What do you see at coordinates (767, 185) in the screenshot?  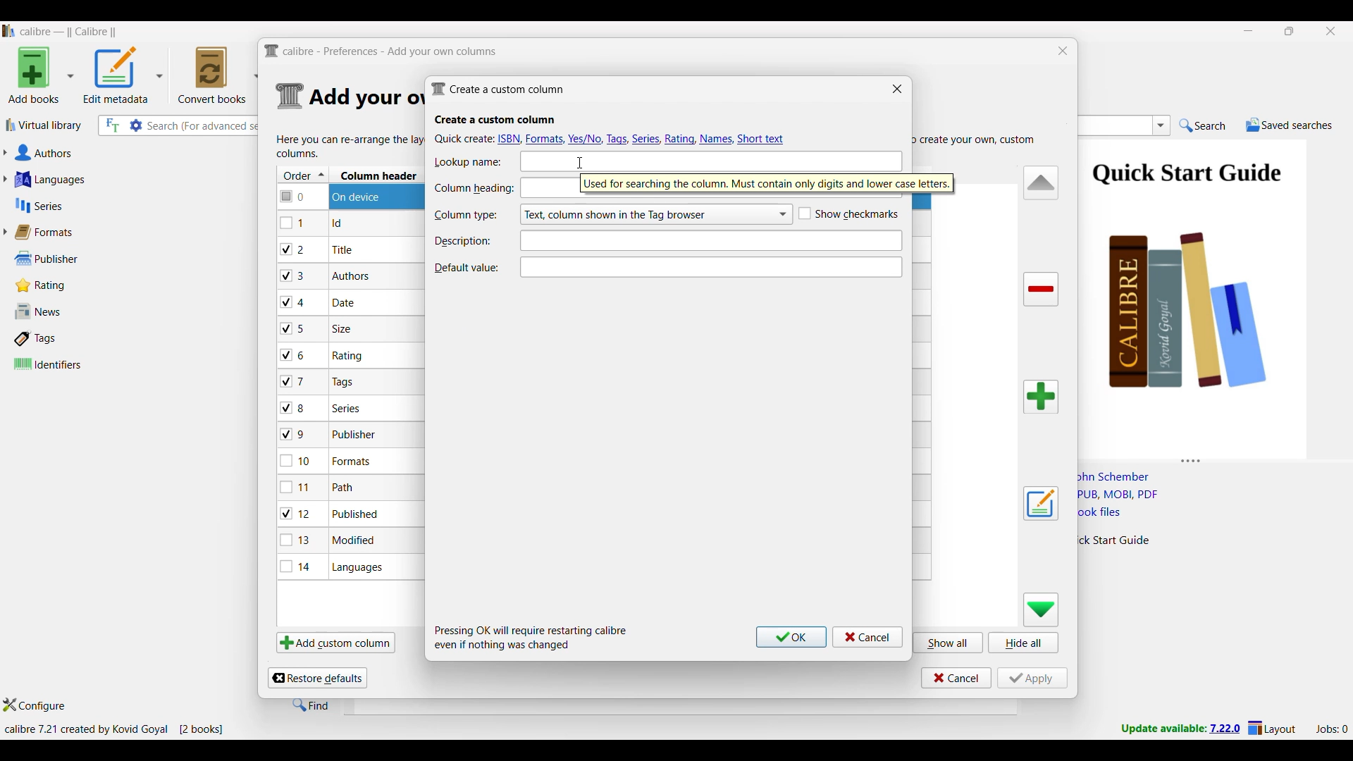 I see `Description of current selection by cursor` at bounding box center [767, 185].